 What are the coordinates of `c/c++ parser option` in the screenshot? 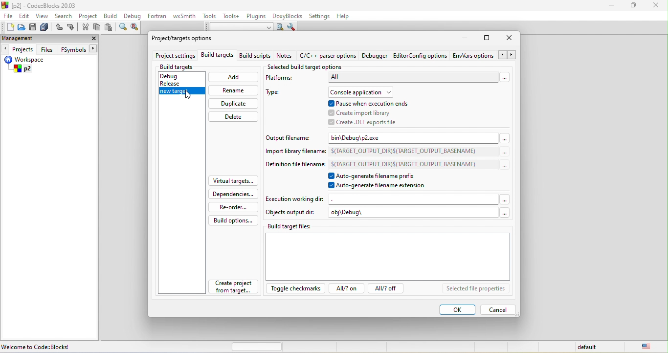 It's located at (328, 56).